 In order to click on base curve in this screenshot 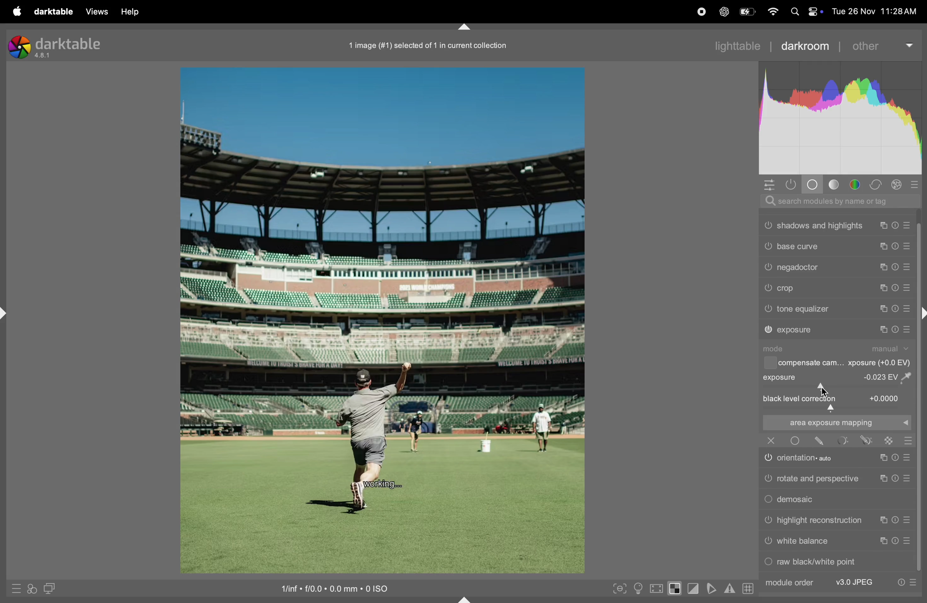, I will do `click(798, 246)`.